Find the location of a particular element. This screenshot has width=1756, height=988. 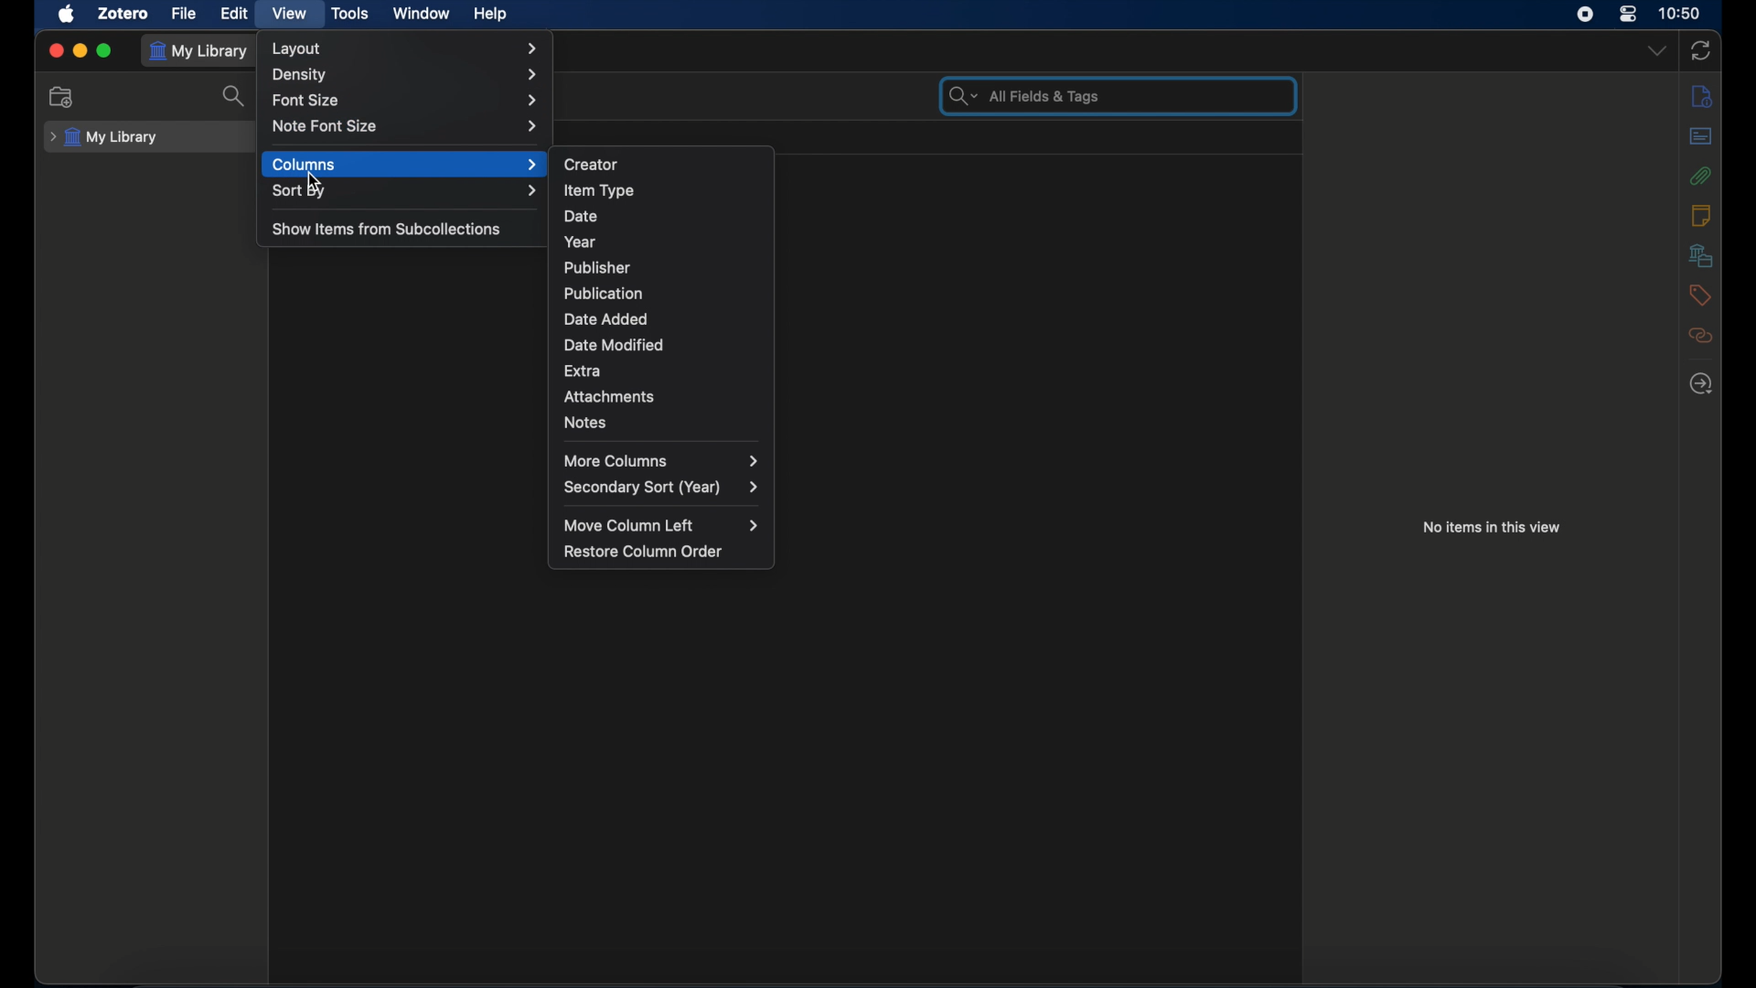

tags is located at coordinates (1699, 295).